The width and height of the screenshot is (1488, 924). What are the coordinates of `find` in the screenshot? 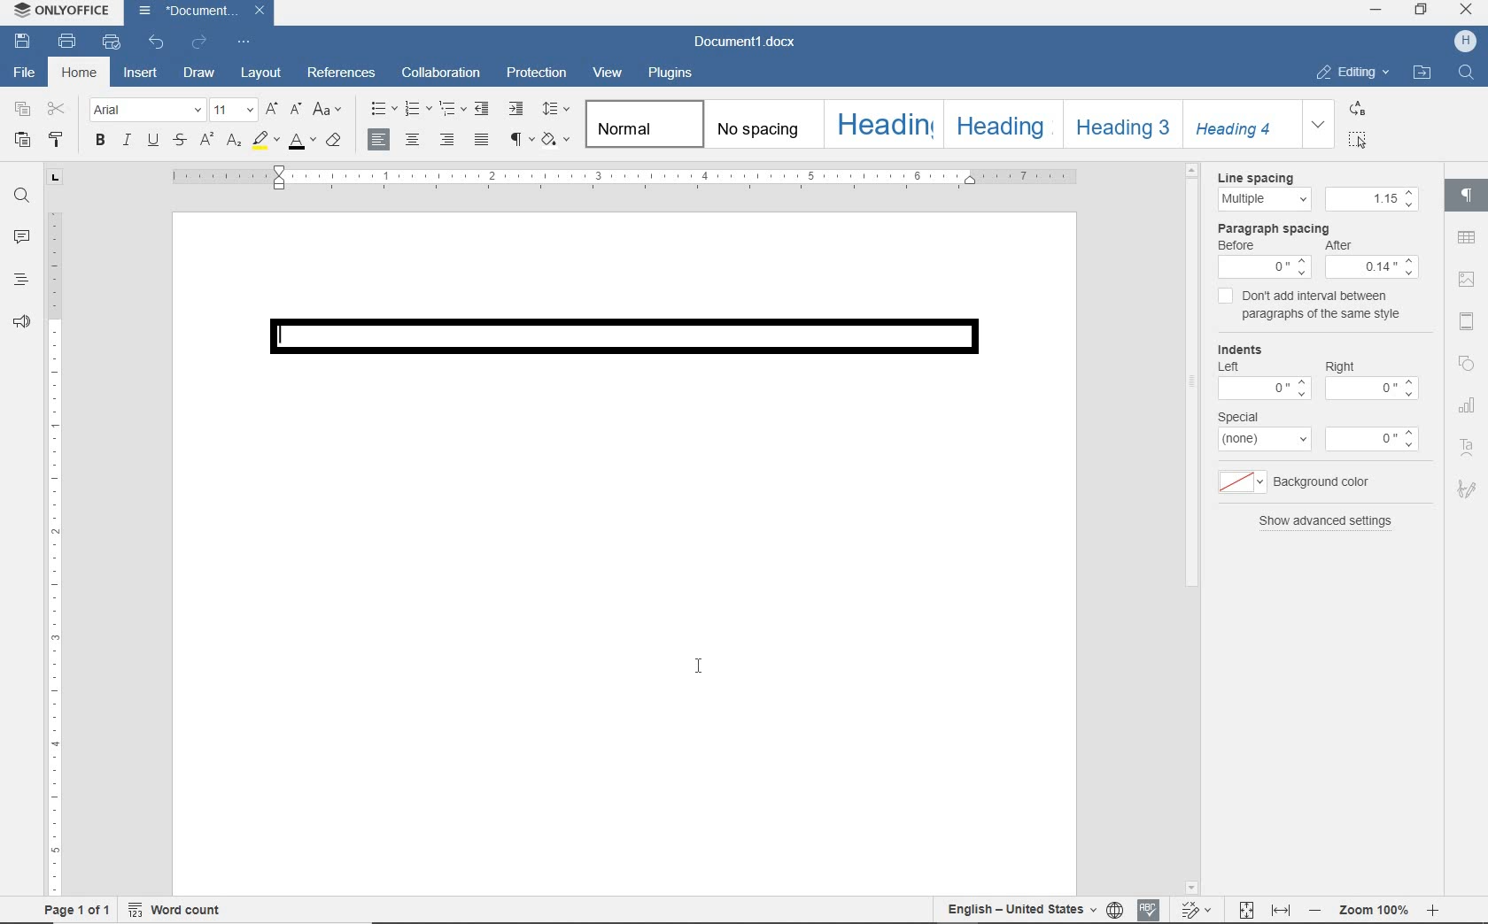 It's located at (19, 196).